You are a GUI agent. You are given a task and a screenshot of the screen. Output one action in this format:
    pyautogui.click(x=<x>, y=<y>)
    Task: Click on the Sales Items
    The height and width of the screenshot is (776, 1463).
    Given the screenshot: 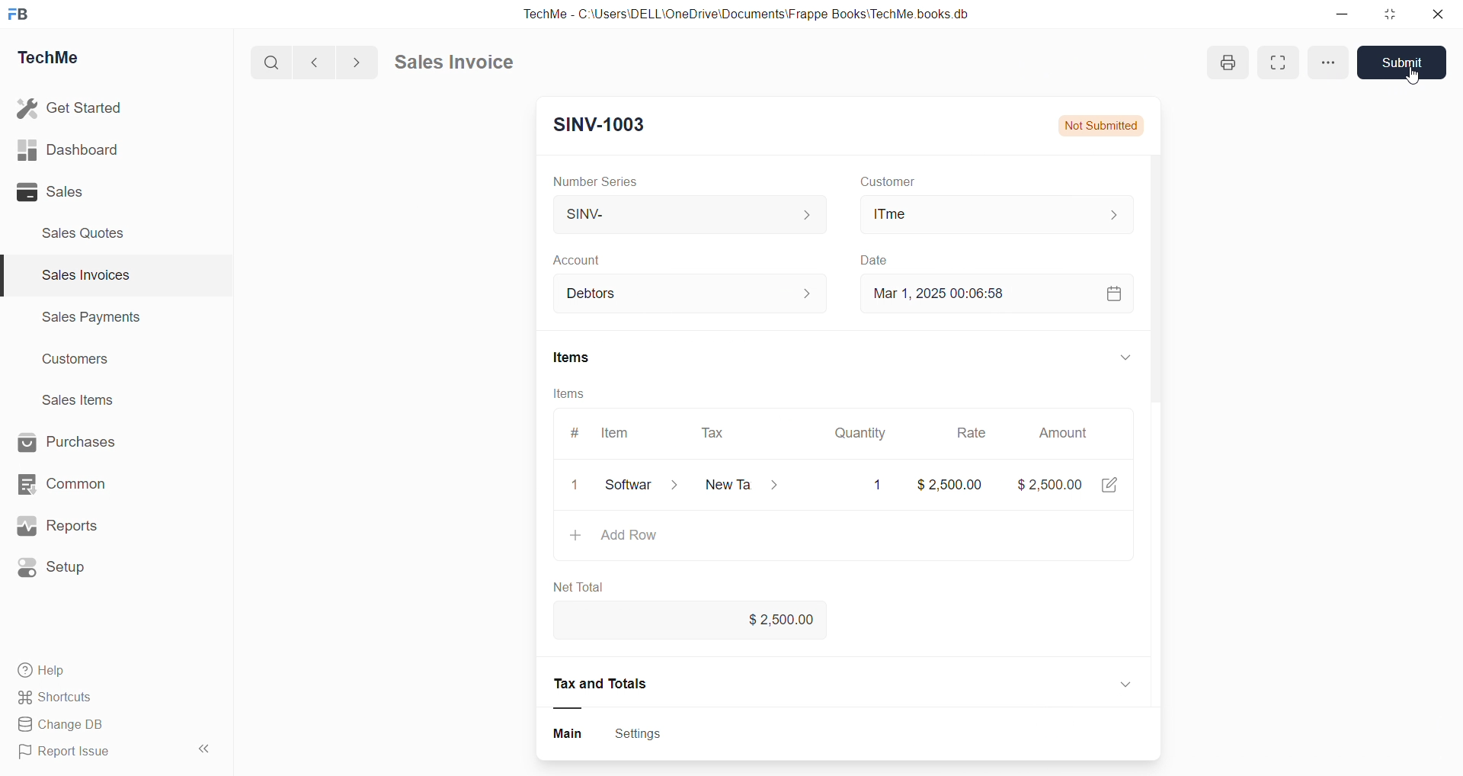 What is the action you would take?
    pyautogui.click(x=85, y=402)
    